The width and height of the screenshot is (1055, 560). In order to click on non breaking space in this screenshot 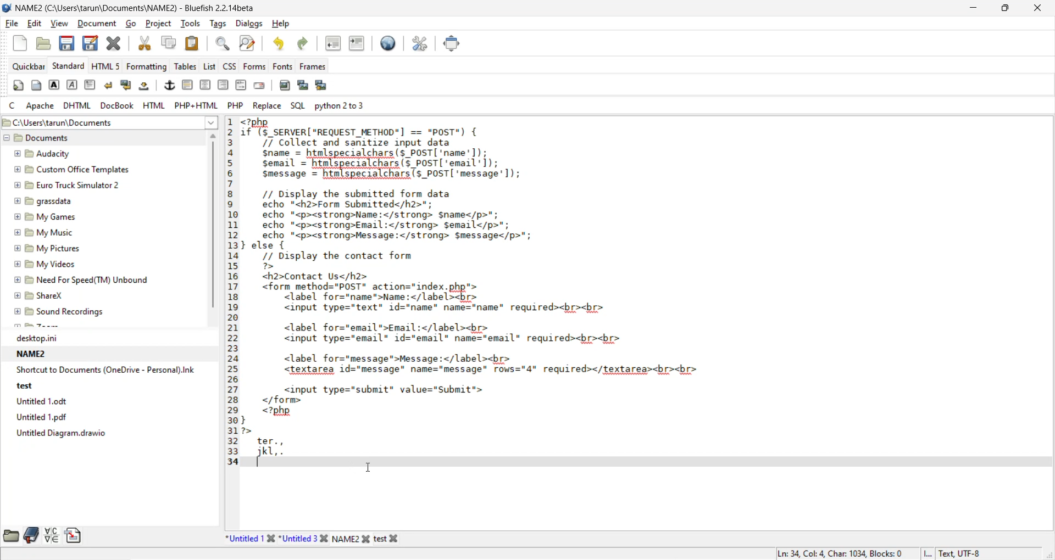, I will do `click(147, 87)`.